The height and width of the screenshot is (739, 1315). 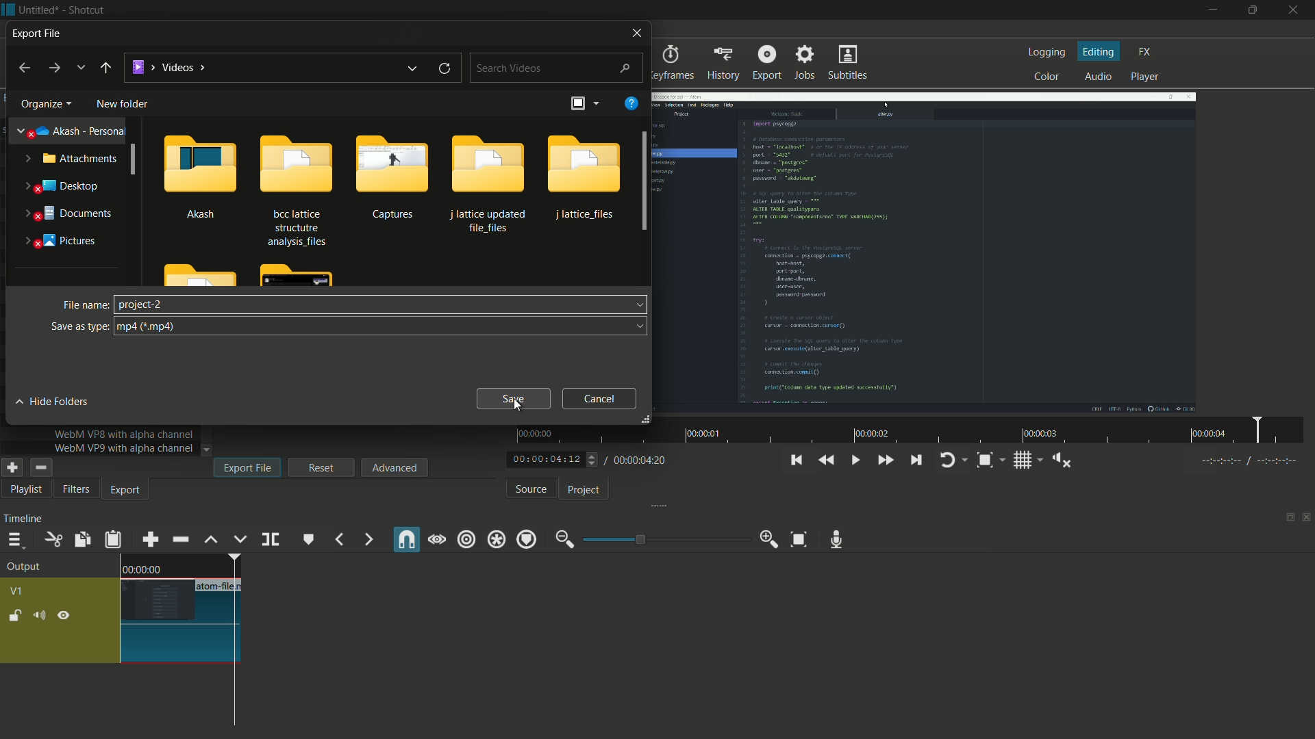 I want to click on save as type, so click(x=81, y=327).